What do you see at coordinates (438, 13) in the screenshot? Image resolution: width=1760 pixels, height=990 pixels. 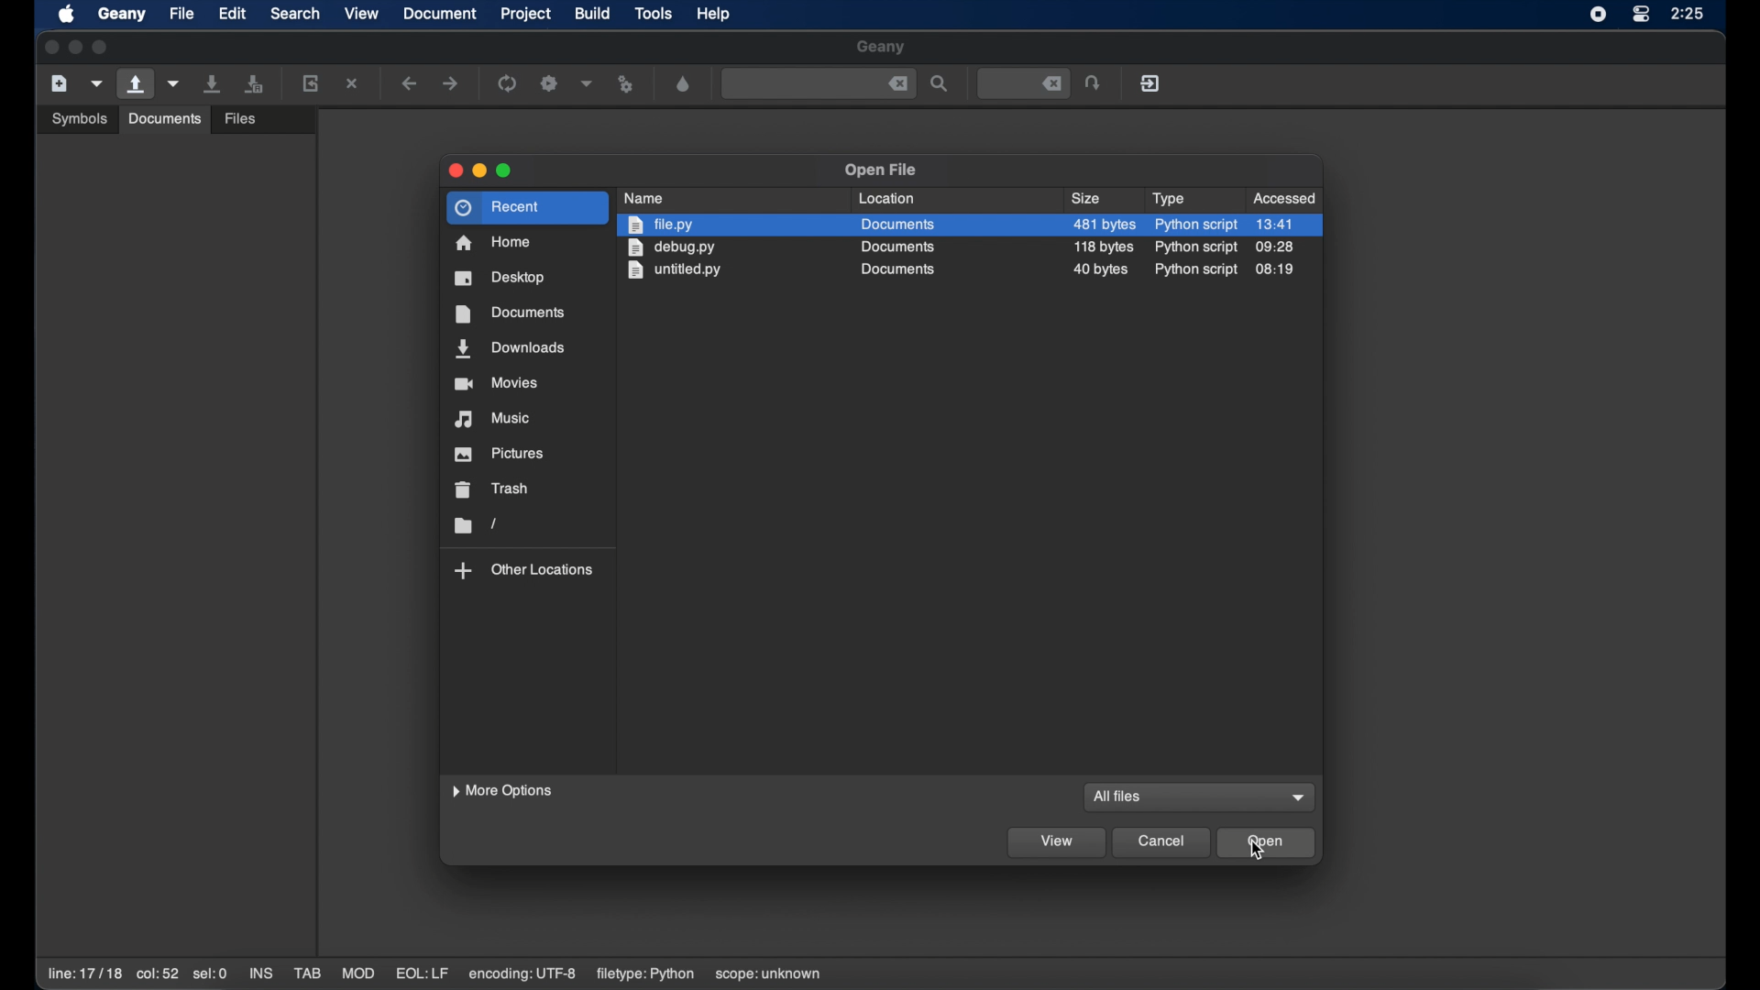 I see `document` at bounding box center [438, 13].